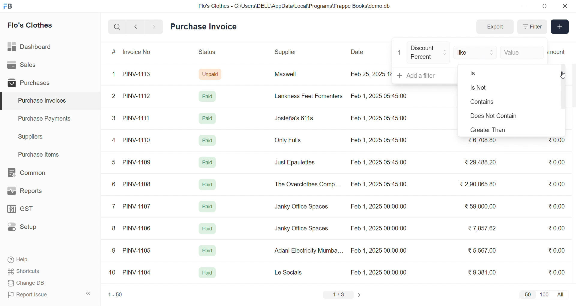 The height and width of the screenshot is (306, 576). What do you see at coordinates (370, 74) in the screenshot?
I see `Feb 25, 2025 18:16:25` at bounding box center [370, 74].